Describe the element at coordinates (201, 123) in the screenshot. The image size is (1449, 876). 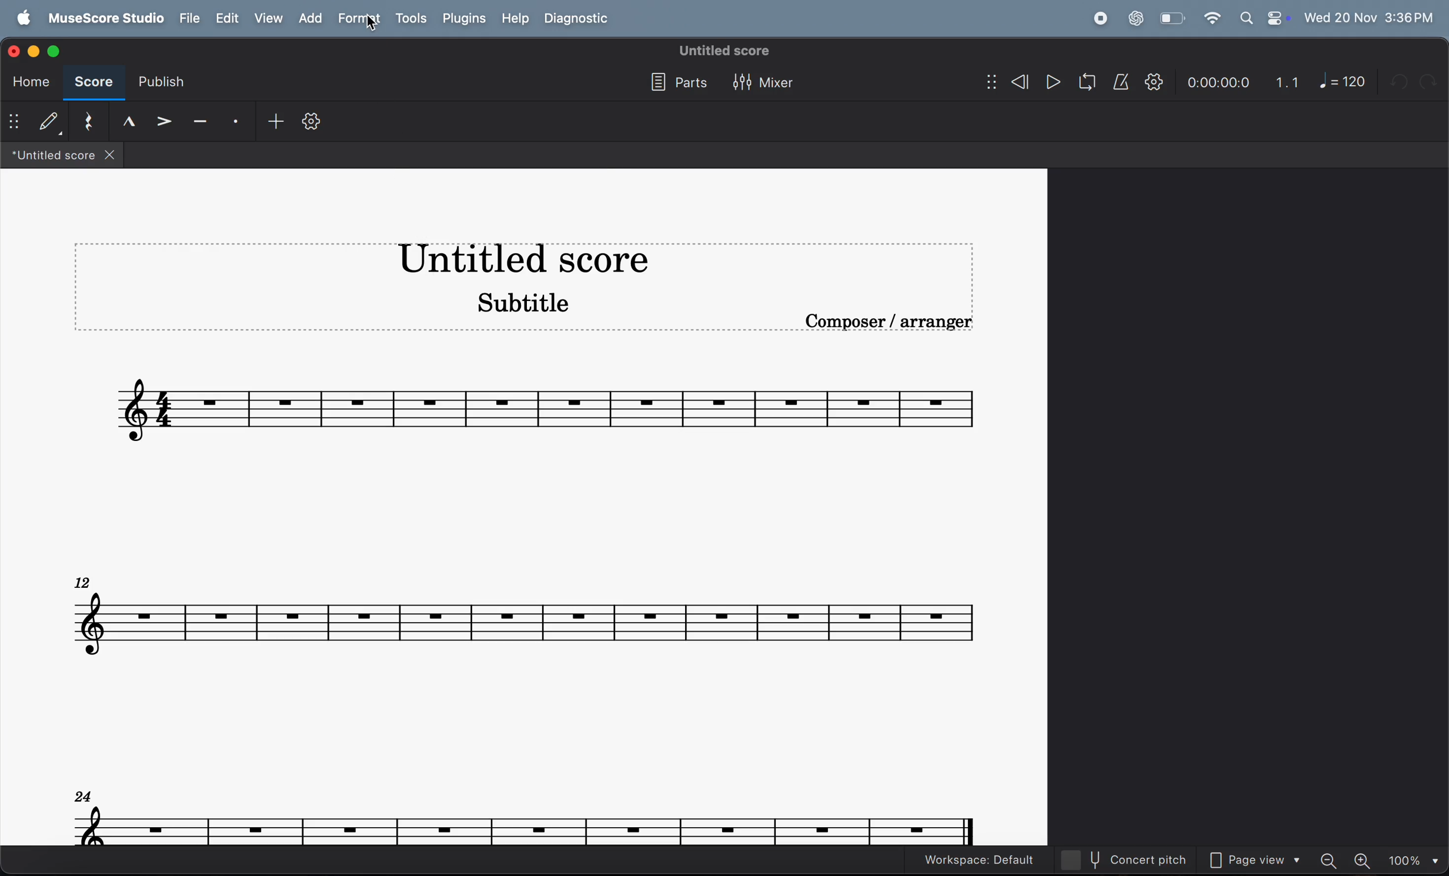
I see `hifen` at that location.